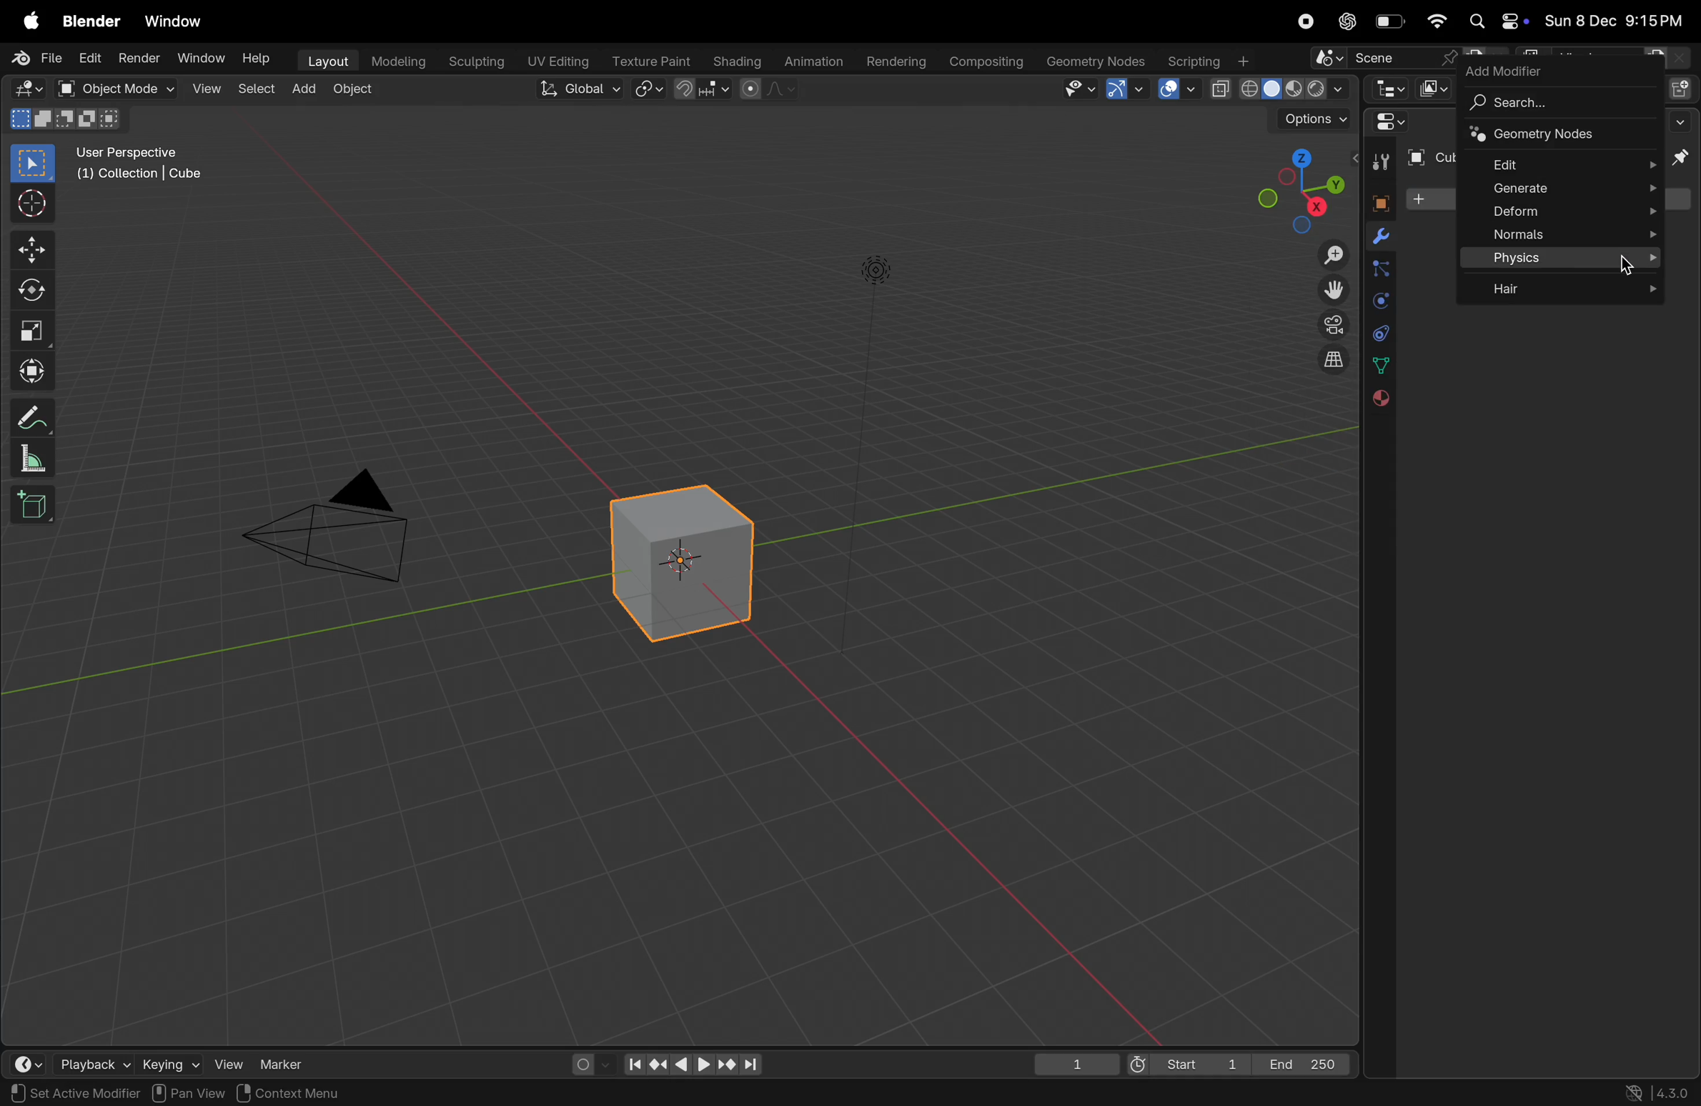  I want to click on battery, so click(1391, 24).